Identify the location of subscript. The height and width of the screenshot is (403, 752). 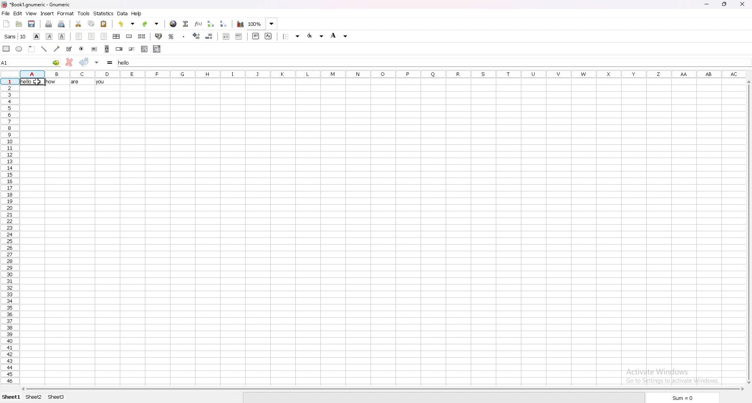
(268, 36).